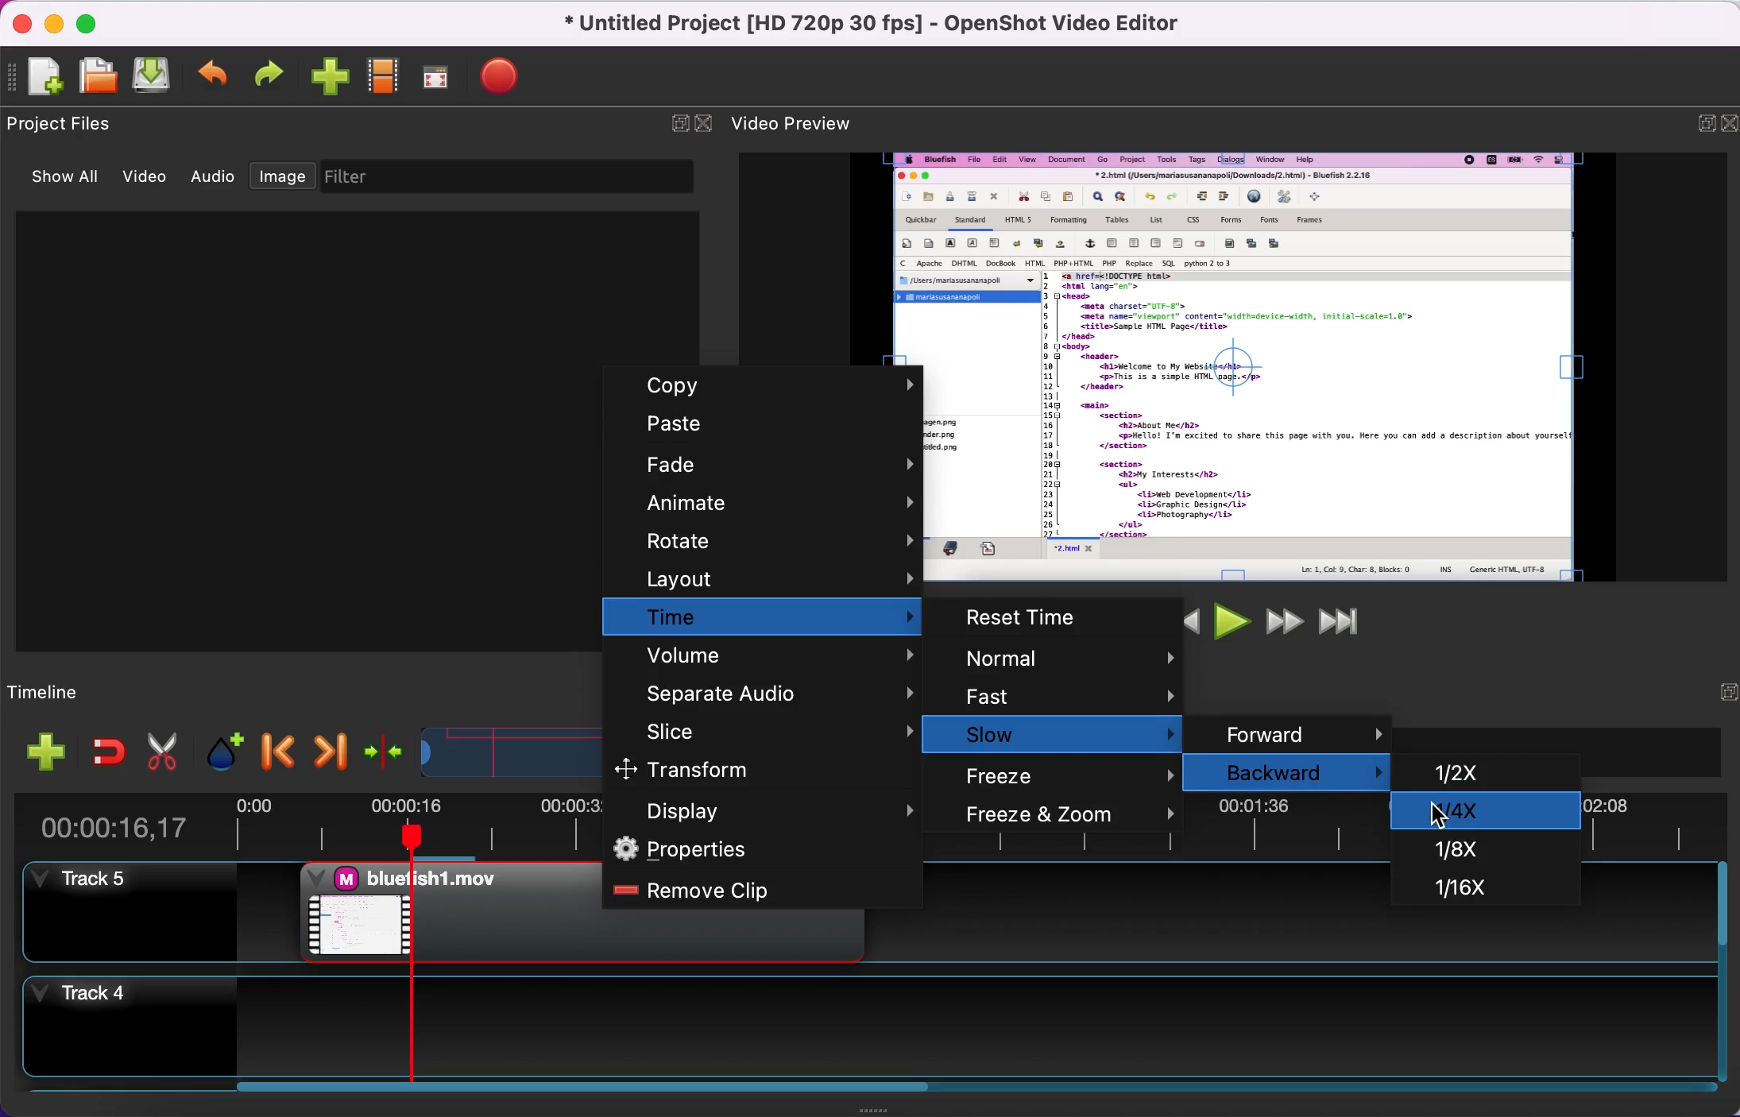  I want to click on minimize, so click(58, 25).